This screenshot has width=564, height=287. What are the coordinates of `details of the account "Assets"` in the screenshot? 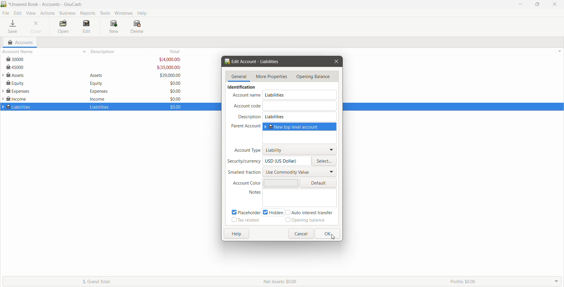 It's located at (97, 76).